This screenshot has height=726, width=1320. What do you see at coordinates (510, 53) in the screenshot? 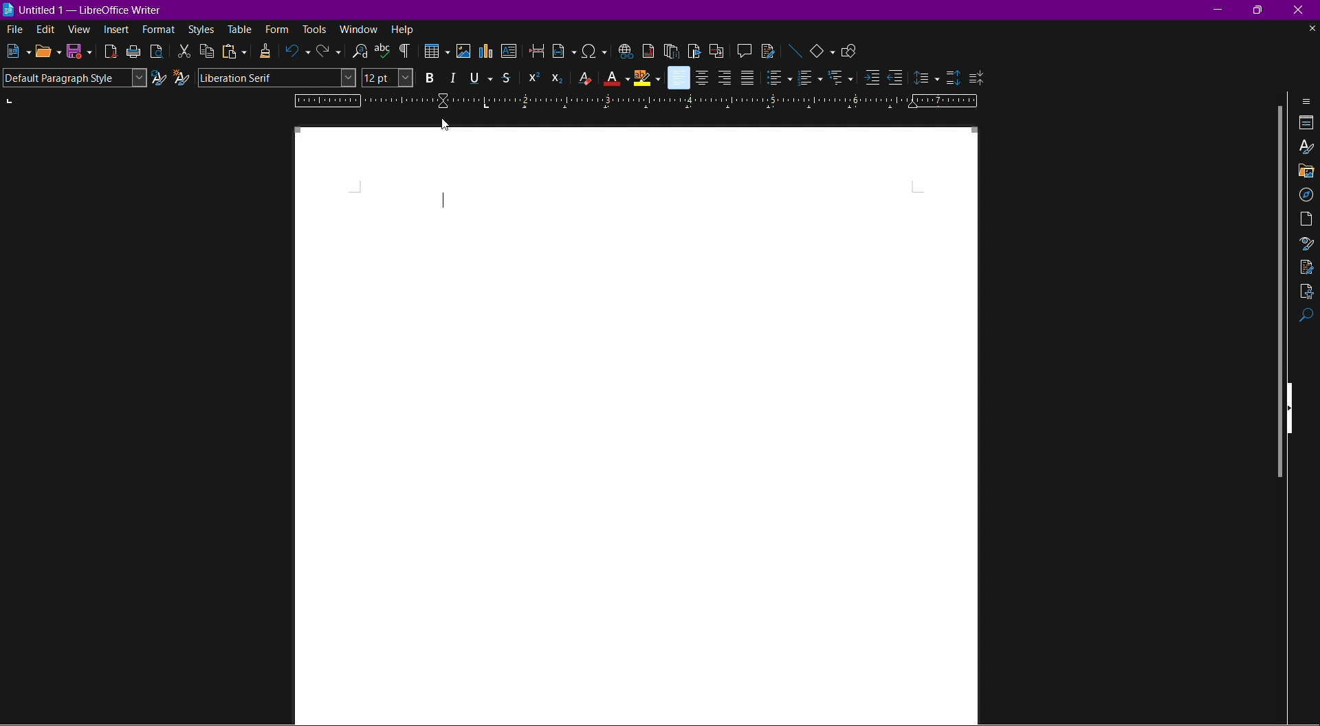
I see `Insert Text Box` at bounding box center [510, 53].